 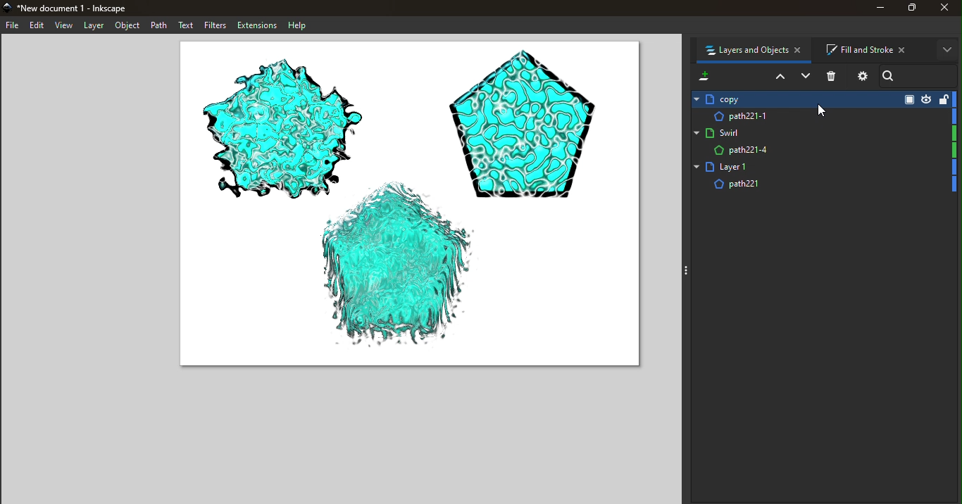 I want to click on Opacity, so click(x=907, y=99).